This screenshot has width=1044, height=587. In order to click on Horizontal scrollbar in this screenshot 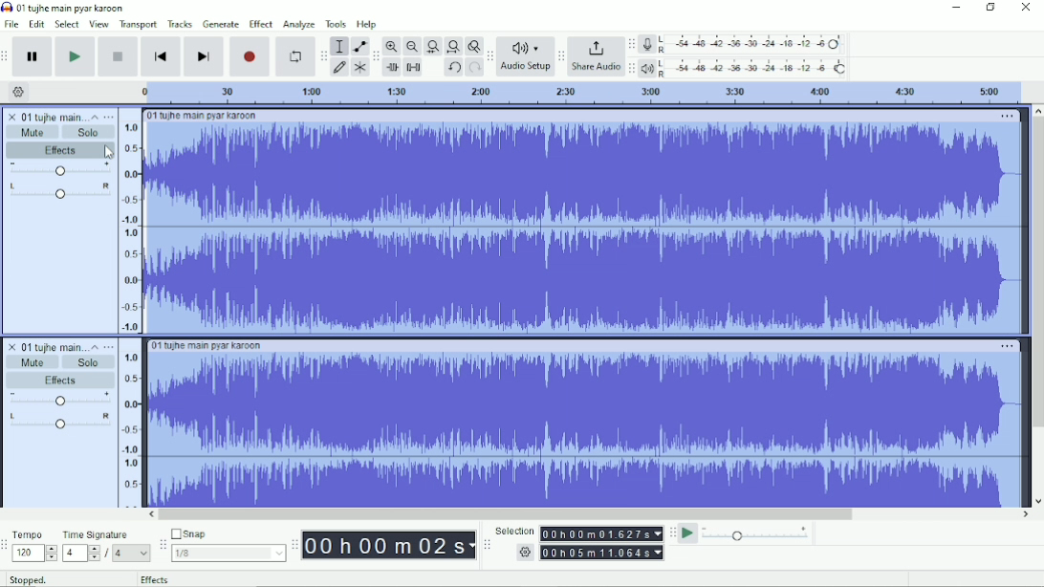, I will do `click(589, 514)`.